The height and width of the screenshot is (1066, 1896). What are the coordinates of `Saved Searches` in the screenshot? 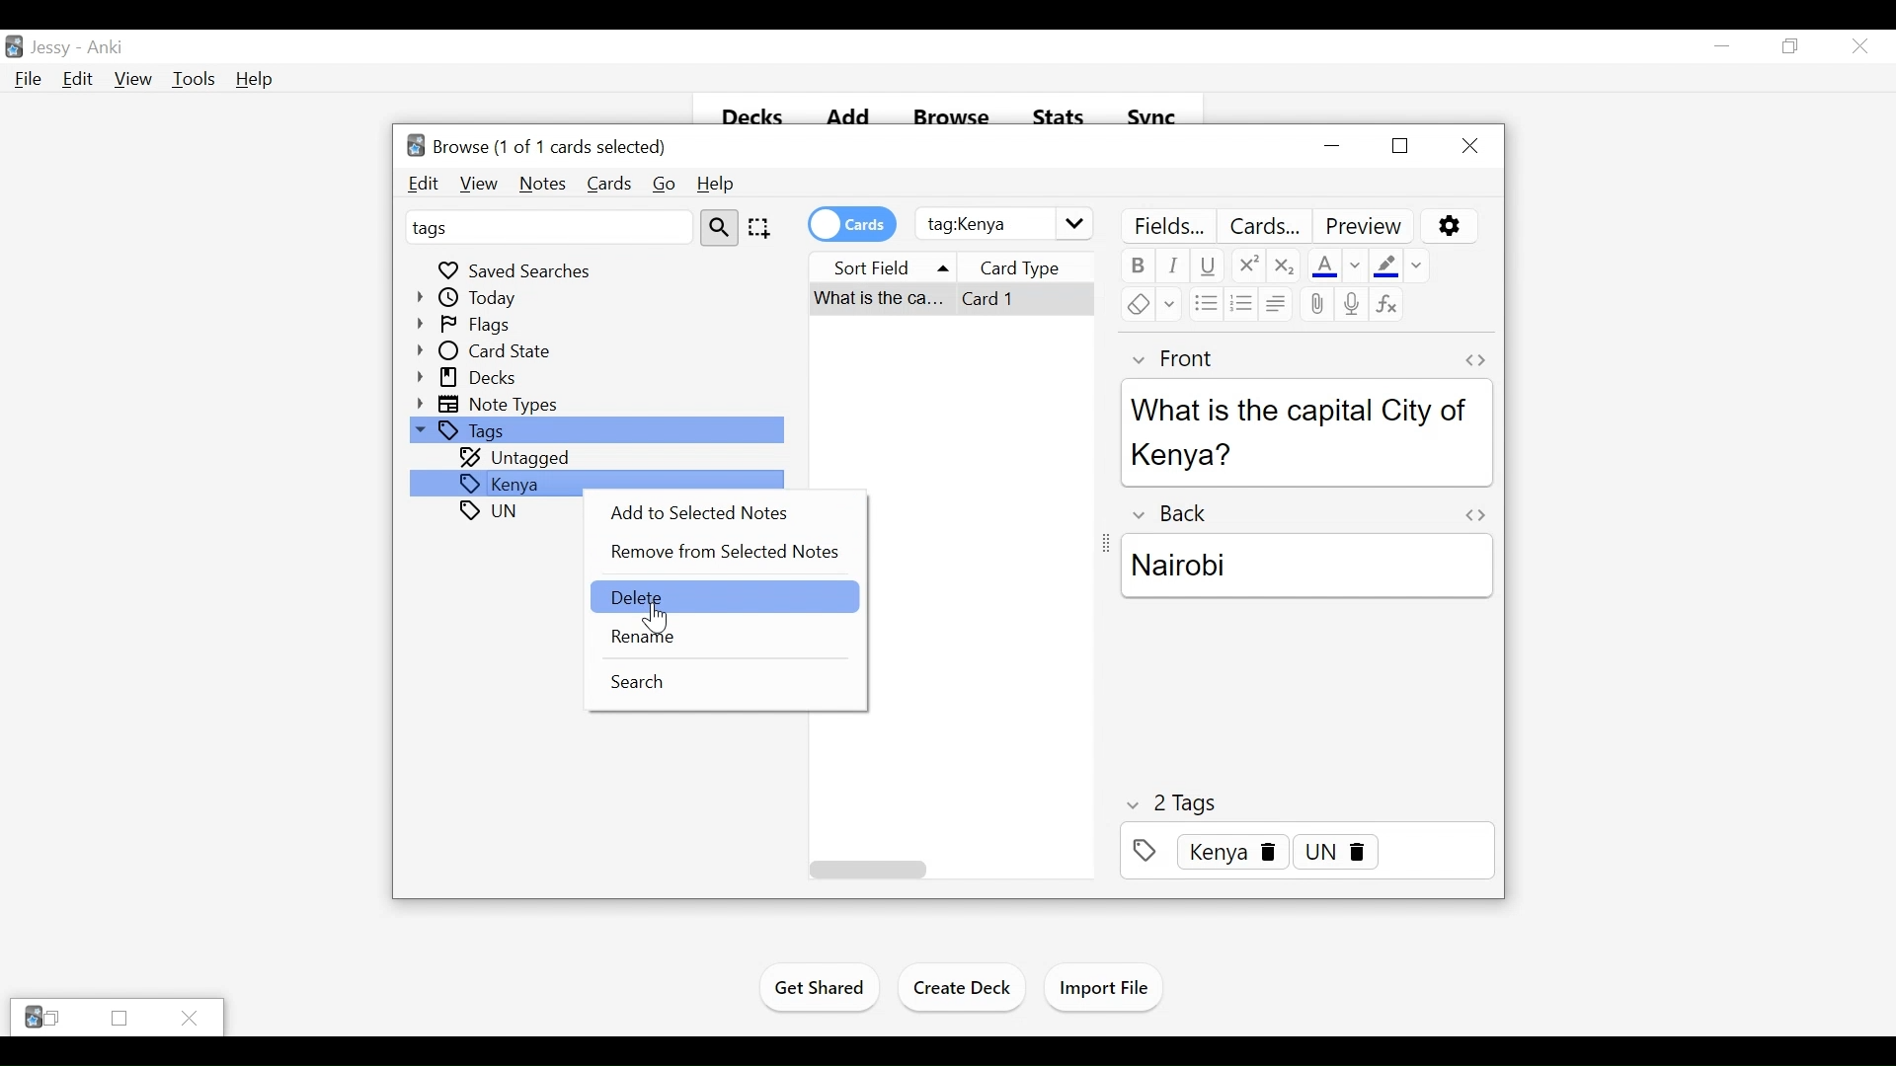 It's located at (517, 268).